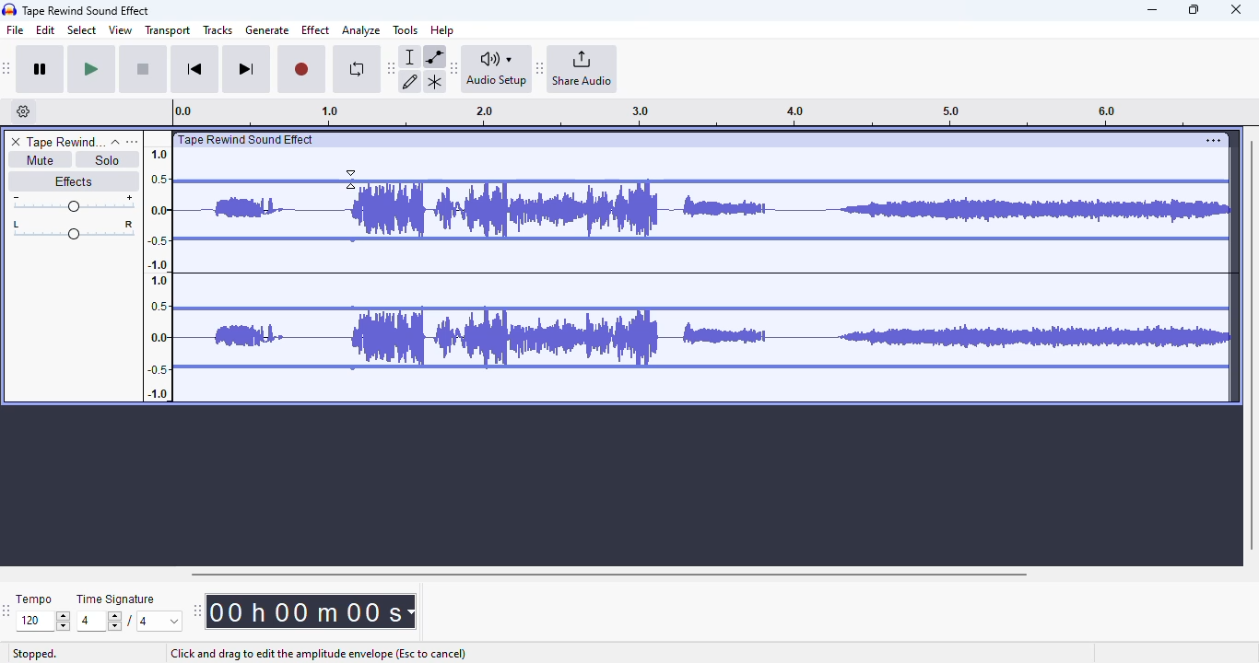 This screenshot has width=1259, height=663. What do you see at coordinates (100, 622) in the screenshot?
I see `Input for time signature` at bounding box center [100, 622].